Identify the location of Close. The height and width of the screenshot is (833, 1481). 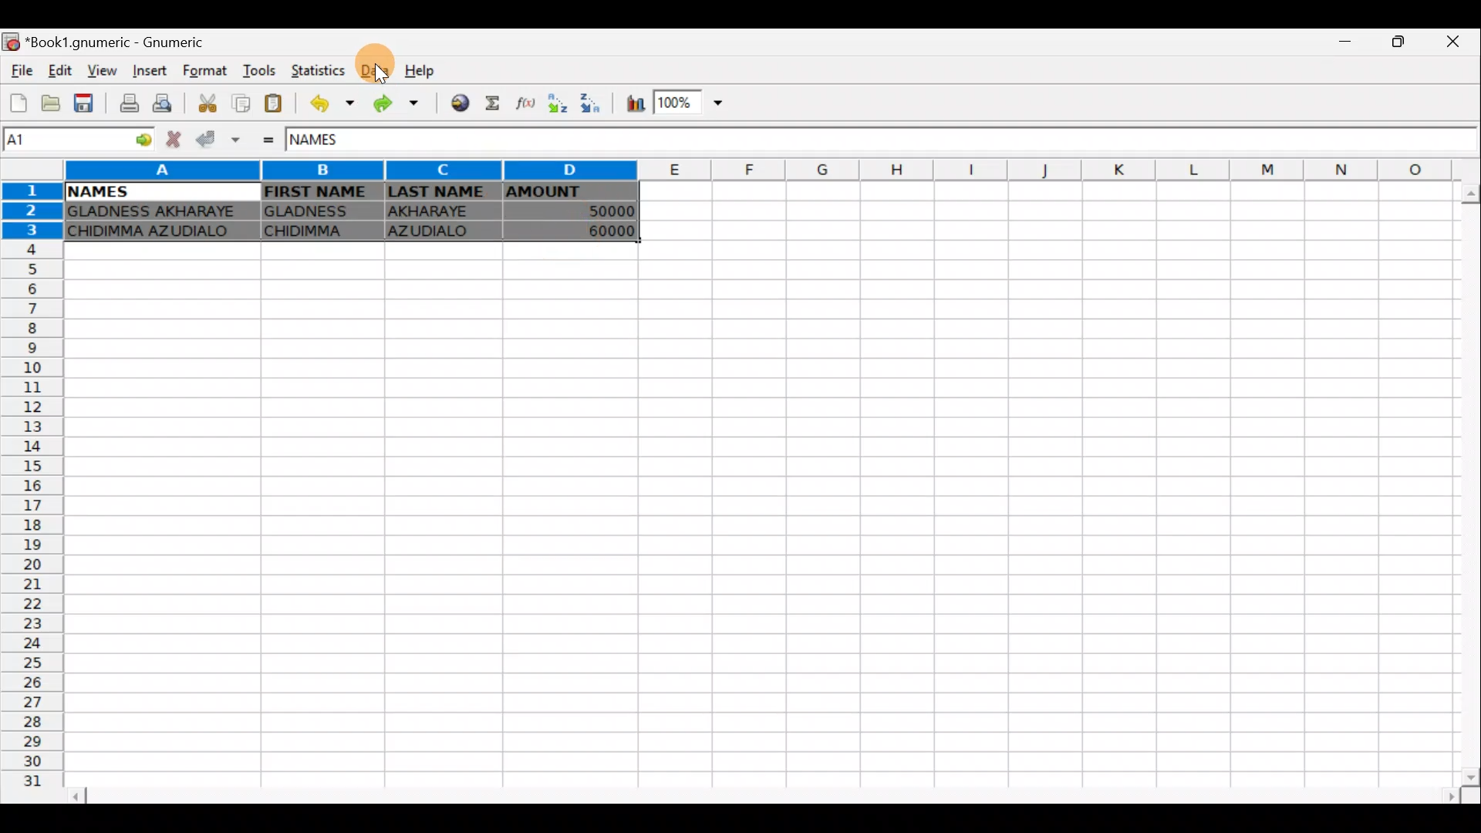
(1459, 42).